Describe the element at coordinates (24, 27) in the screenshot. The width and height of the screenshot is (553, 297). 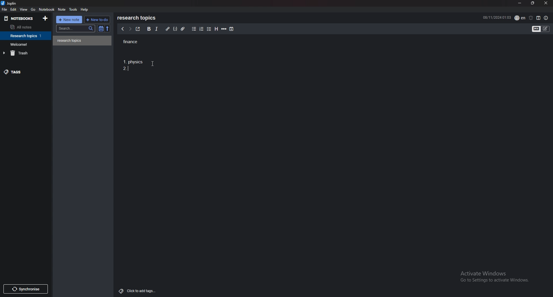
I see `all notes` at that location.